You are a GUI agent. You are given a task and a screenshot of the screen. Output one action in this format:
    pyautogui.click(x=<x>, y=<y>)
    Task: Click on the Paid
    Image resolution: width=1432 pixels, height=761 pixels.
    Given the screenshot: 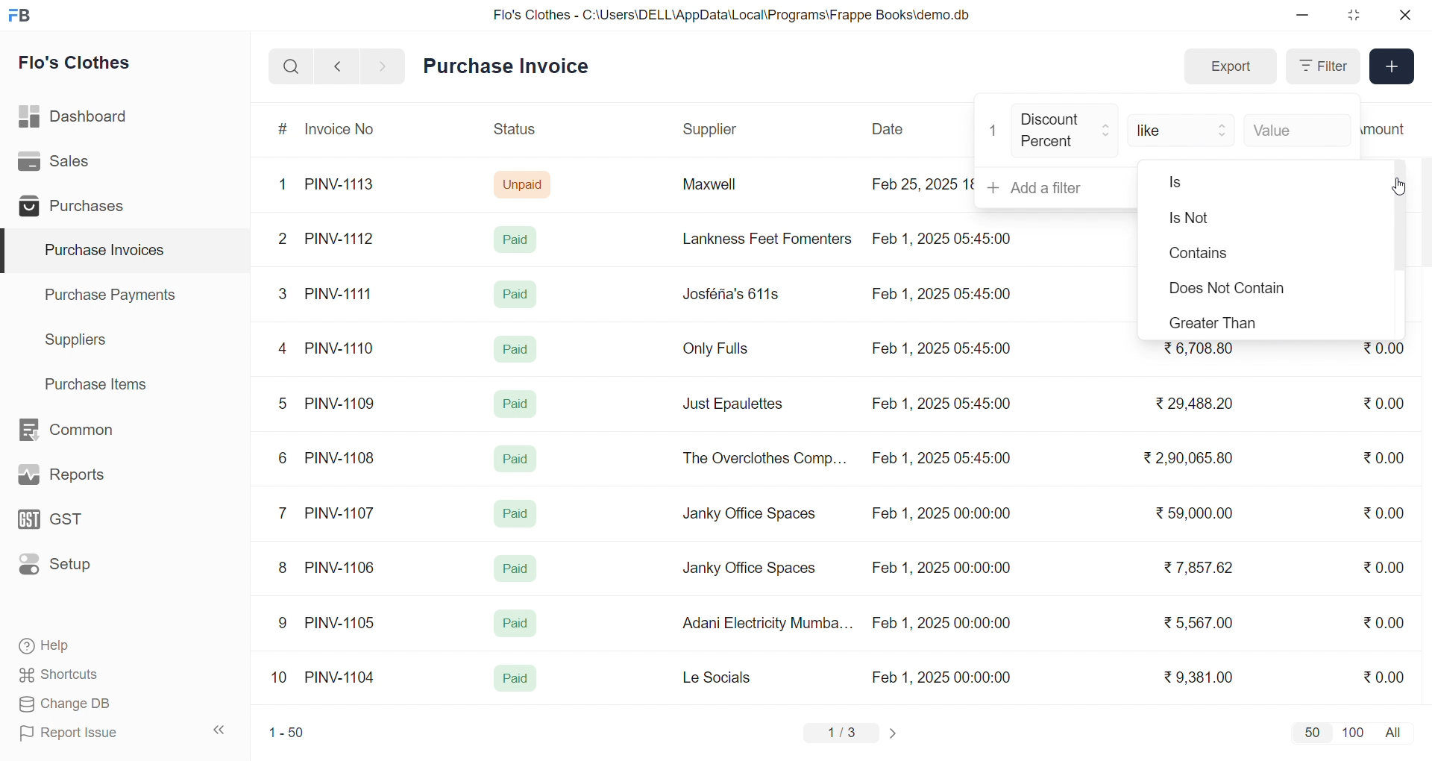 What is the action you would take?
    pyautogui.click(x=516, y=513)
    